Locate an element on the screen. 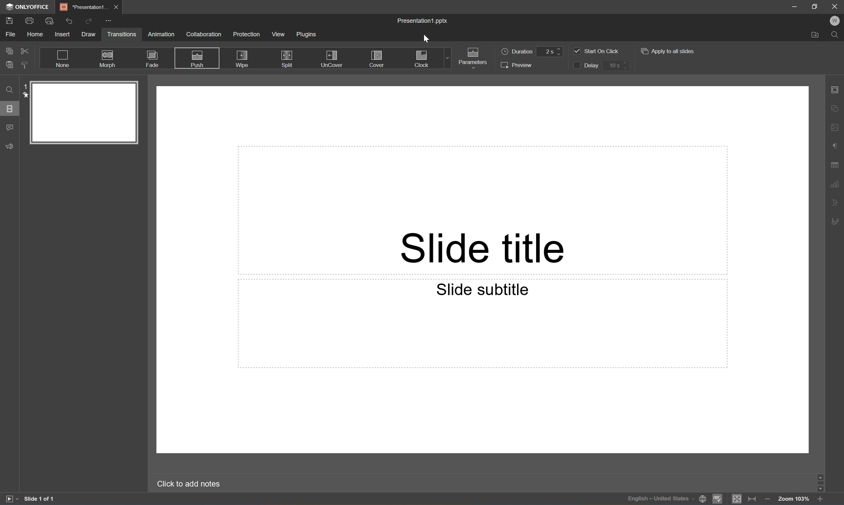 This screenshot has height=505, width=844. Signature settings is located at coordinates (836, 223).